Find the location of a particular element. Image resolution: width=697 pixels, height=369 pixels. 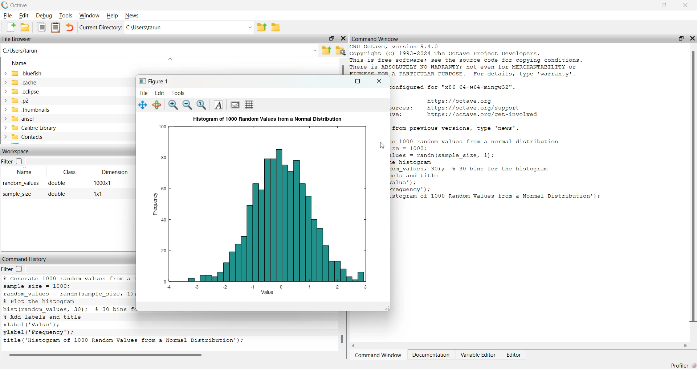

Histogram of 1000 Random Values from a Normal Distribution is located at coordinates (268, 120).